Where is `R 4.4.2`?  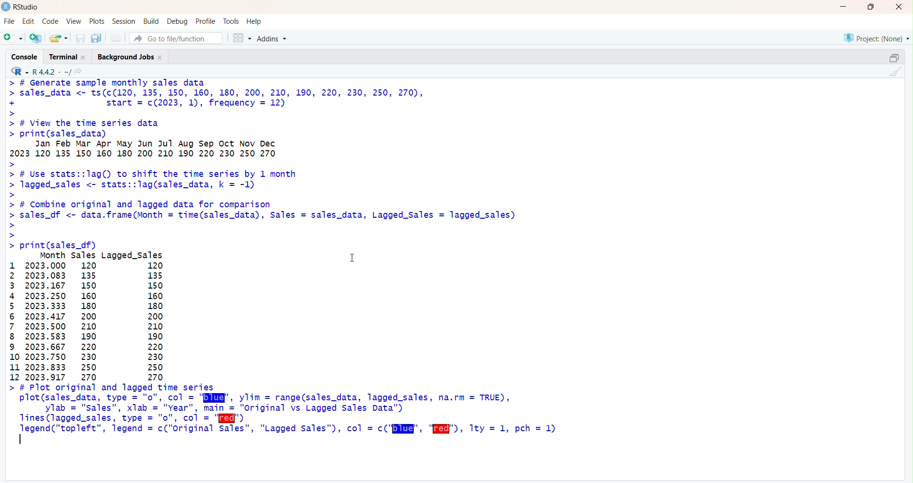 R 4.4.2 is located at coordinates (41, 72).